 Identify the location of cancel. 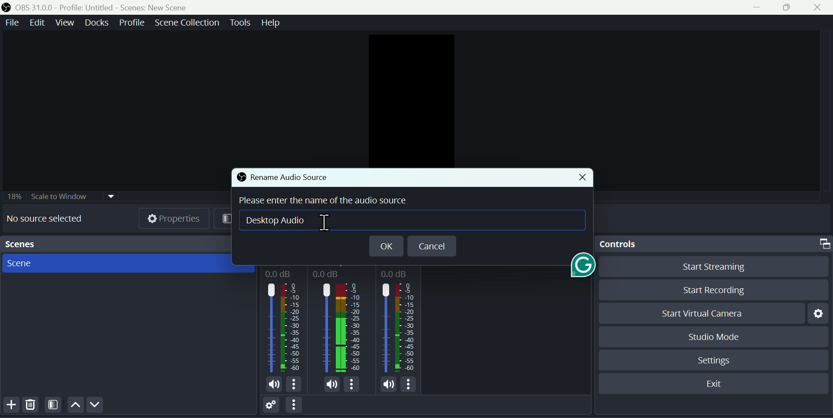
(431, 245).